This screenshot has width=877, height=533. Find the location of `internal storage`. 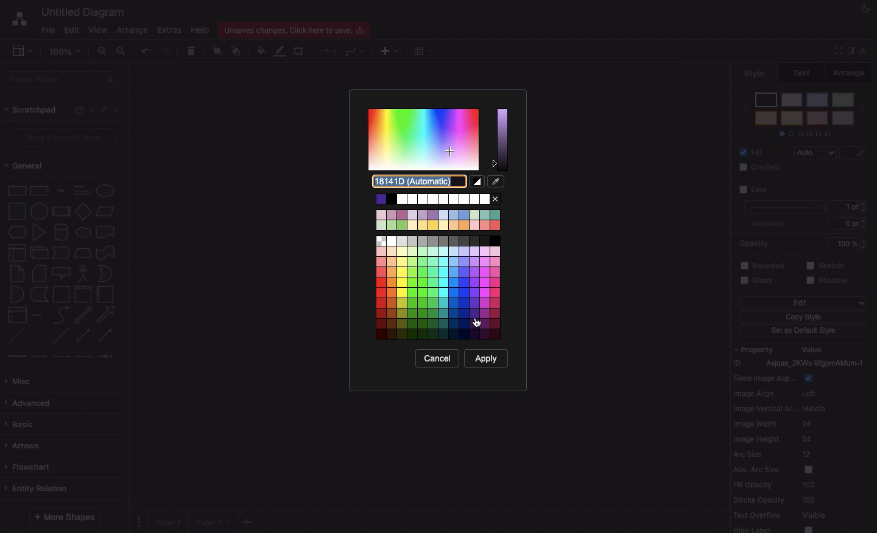

internal storage is located at coordinates (16, 252).